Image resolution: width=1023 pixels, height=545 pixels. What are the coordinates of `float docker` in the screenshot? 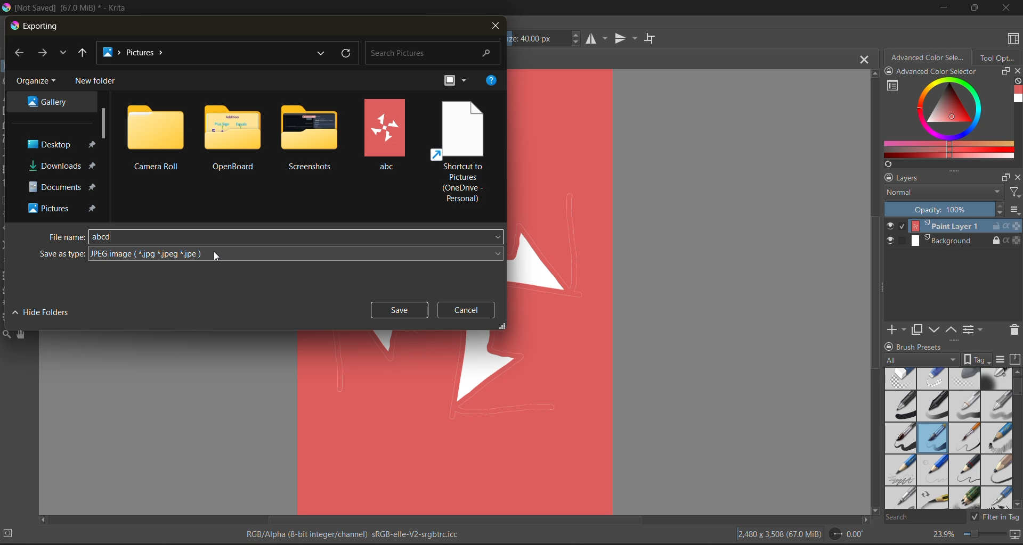 It's located at (1006, 177).